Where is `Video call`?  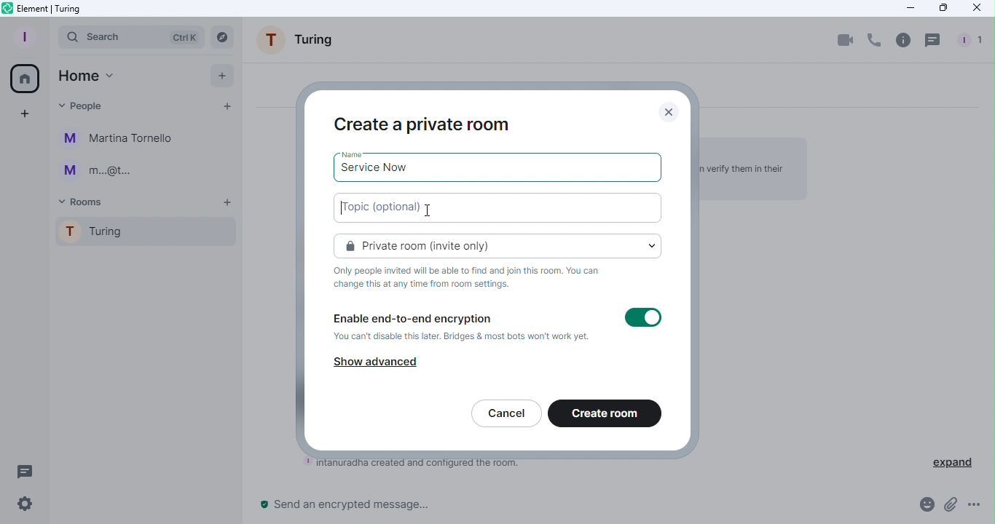
Video call is located at coordinates (846, 39).